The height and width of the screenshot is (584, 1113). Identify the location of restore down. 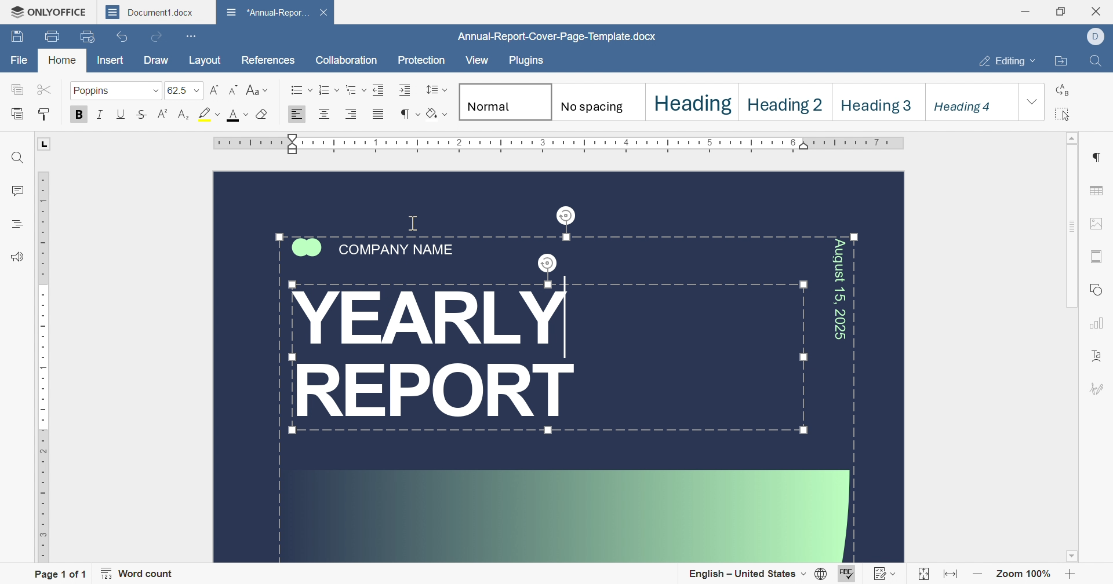
(1063, 9).